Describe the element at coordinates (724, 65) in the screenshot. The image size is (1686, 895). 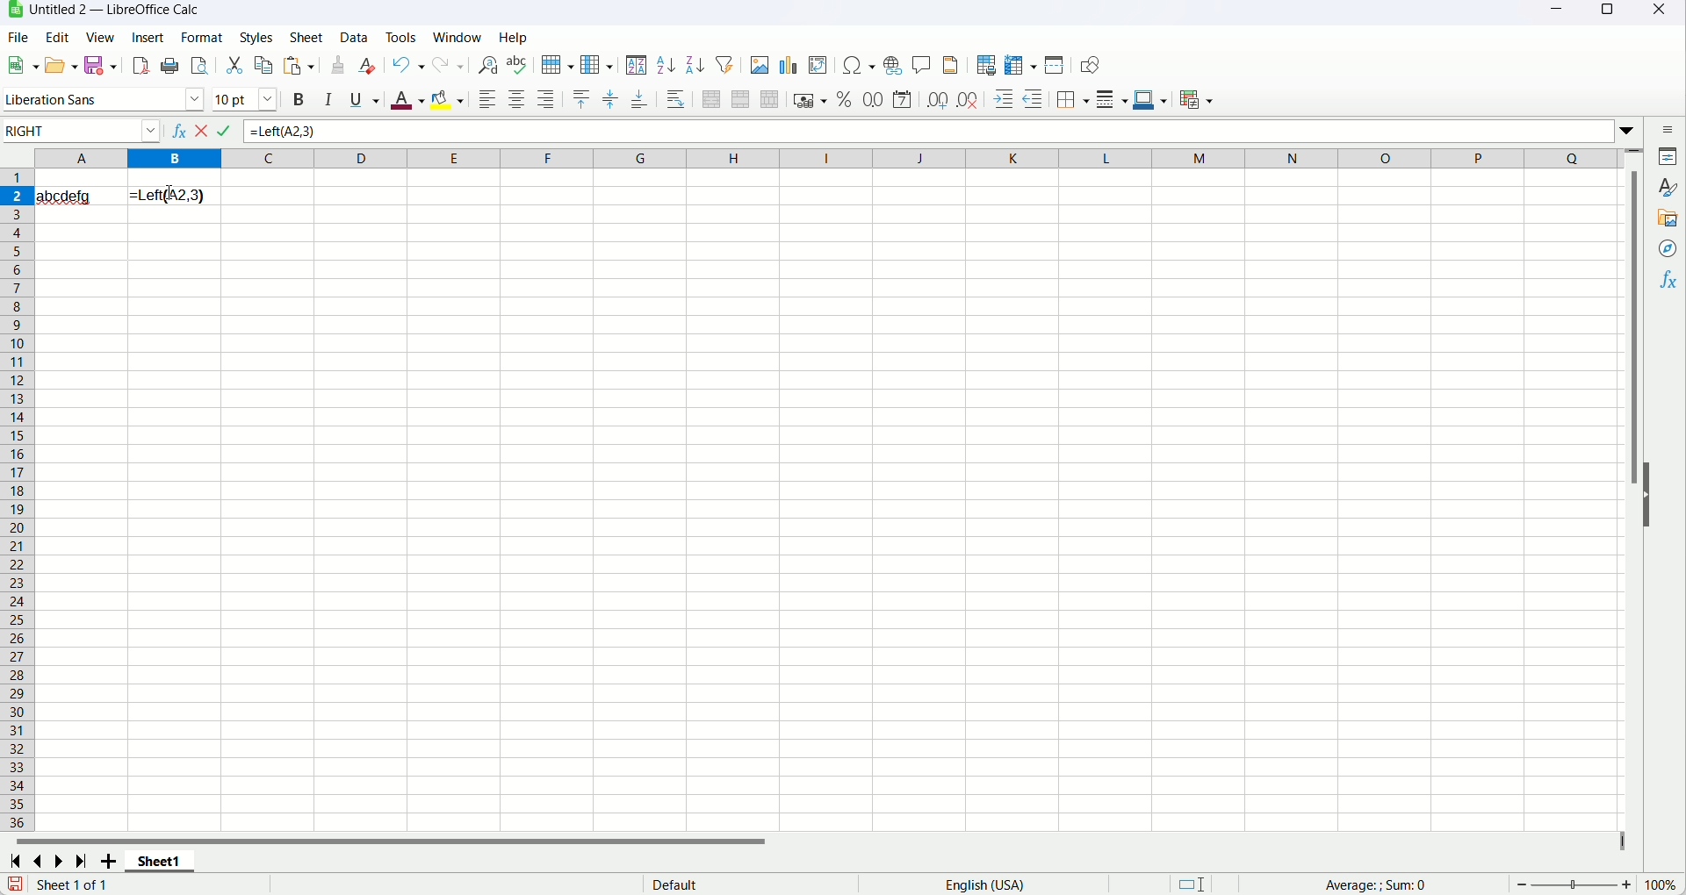
I see `auto filter` at that location.